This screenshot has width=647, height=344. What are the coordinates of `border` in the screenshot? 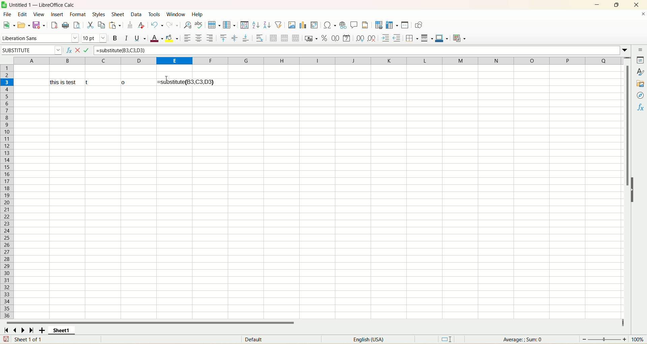 It's located at (412, 38).